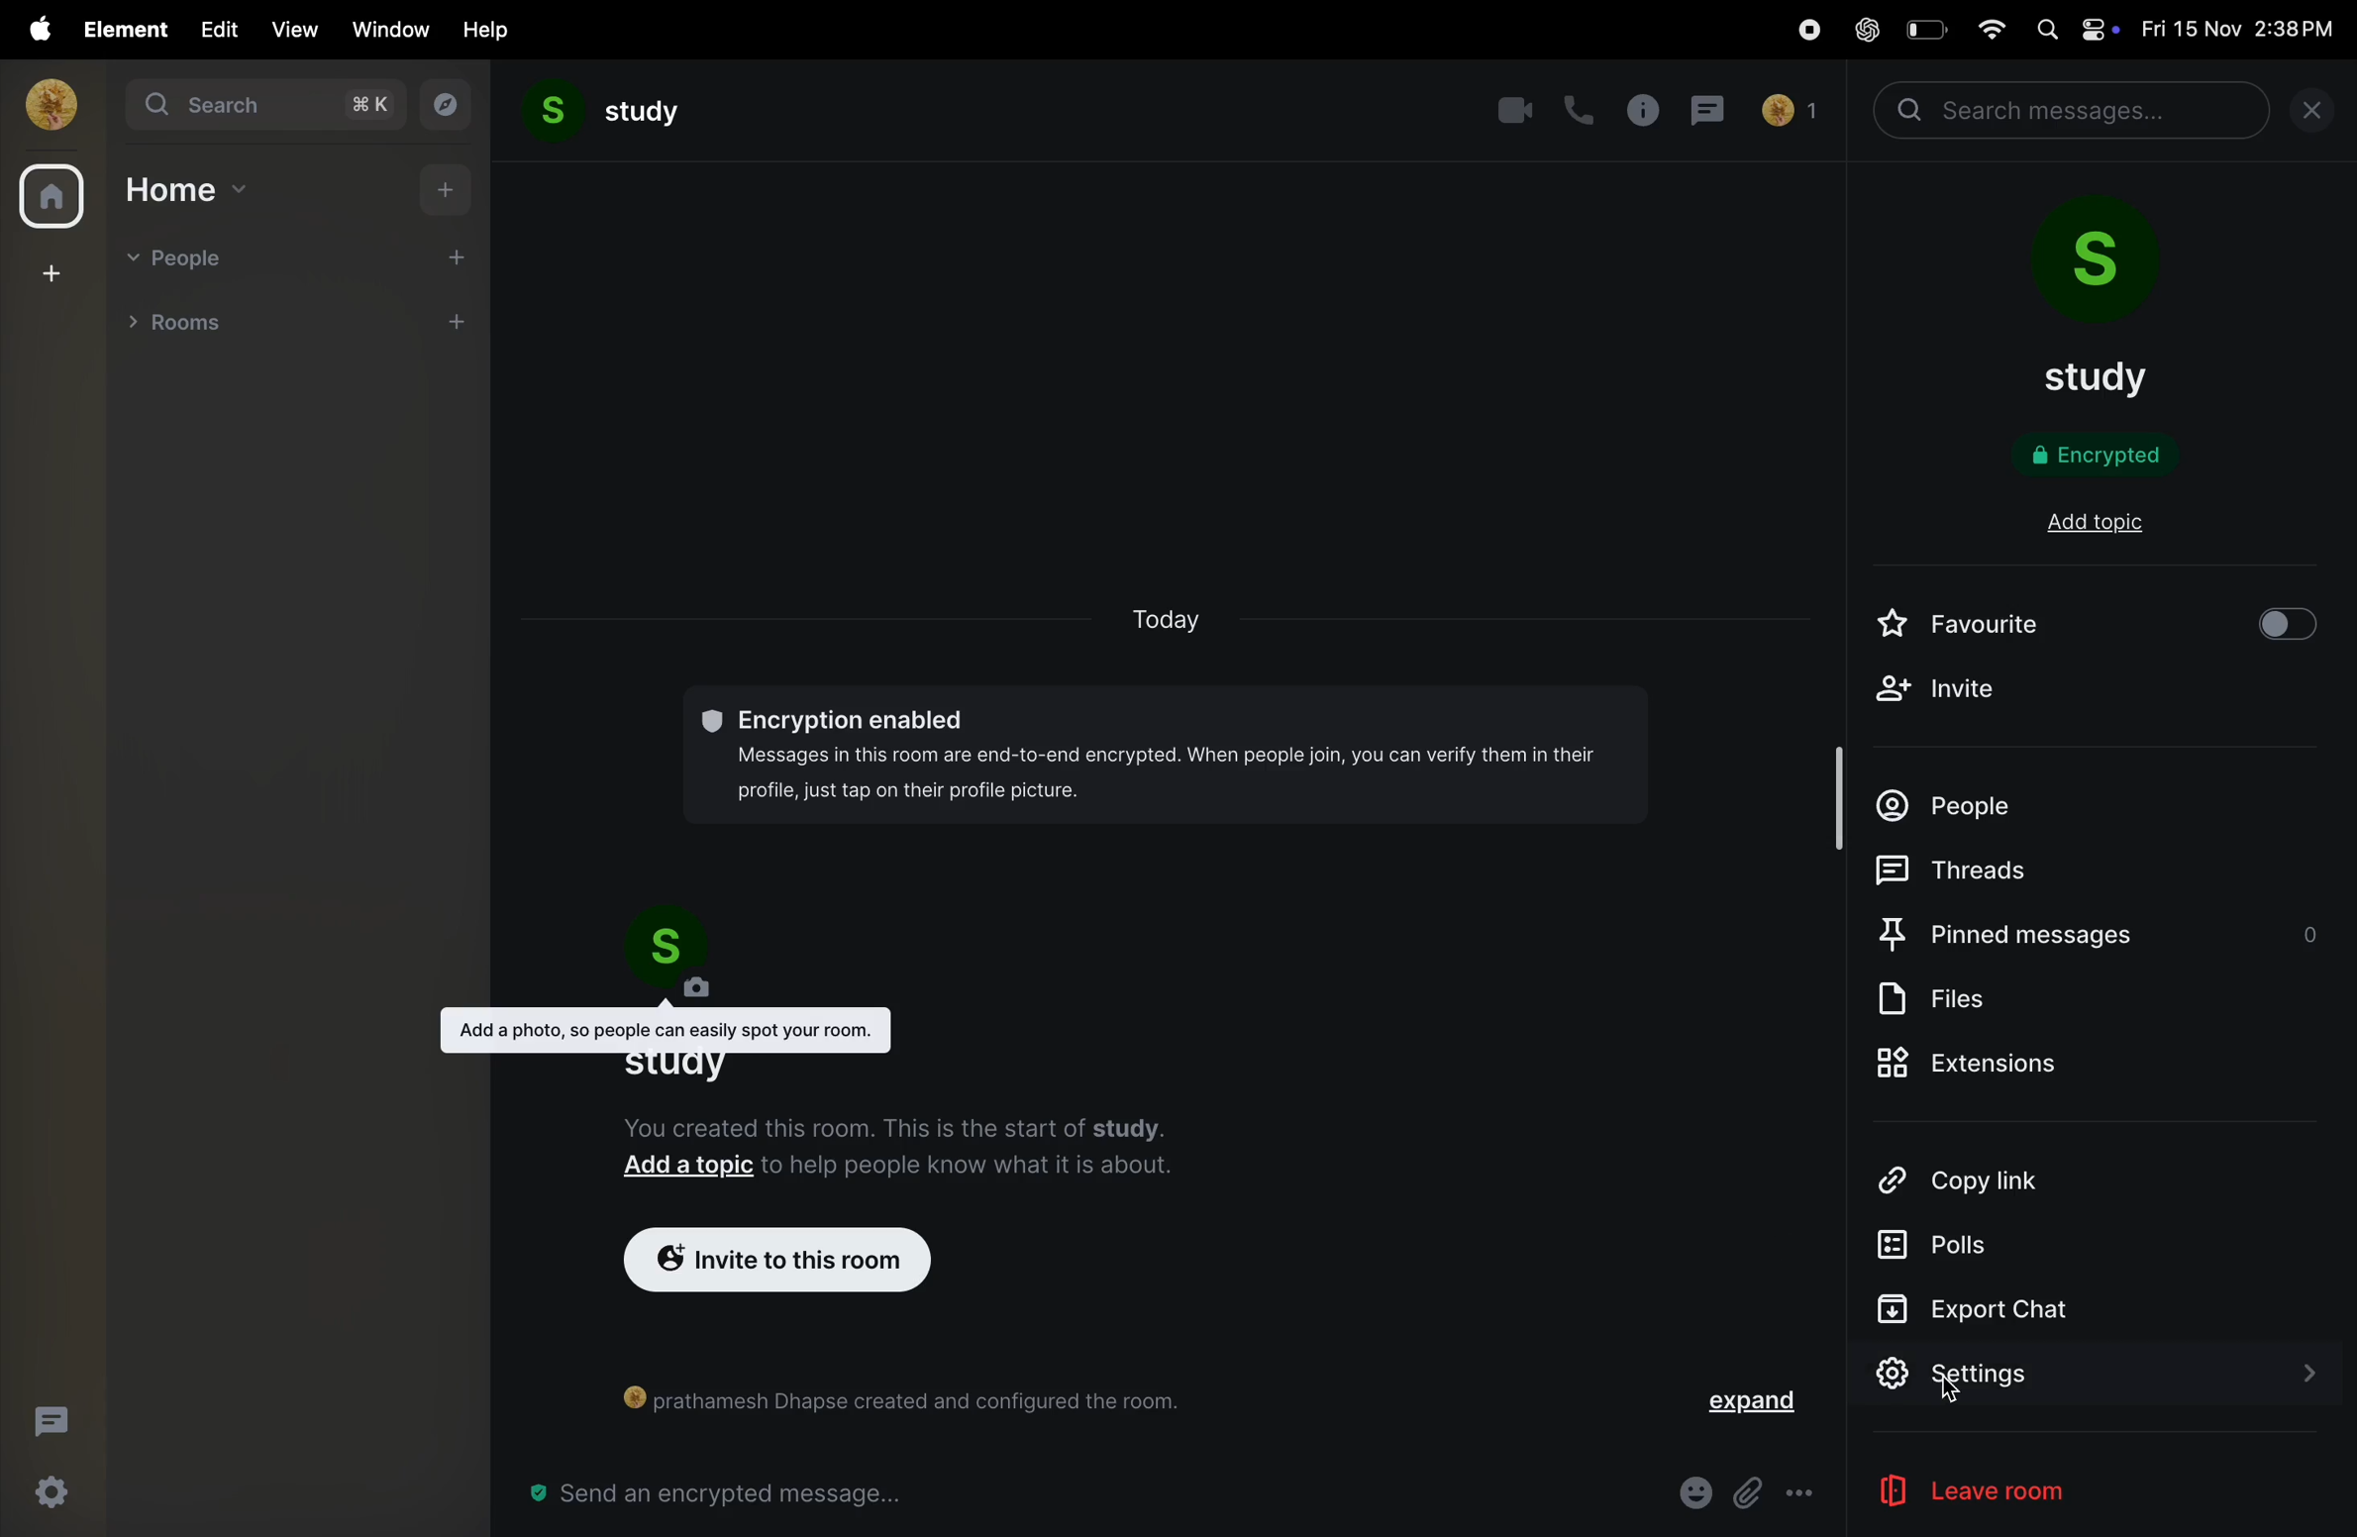 The image size is (2357, 1537). Describe the element at coordinates (672, 1065) in the screenshot. I see `study` at that location.